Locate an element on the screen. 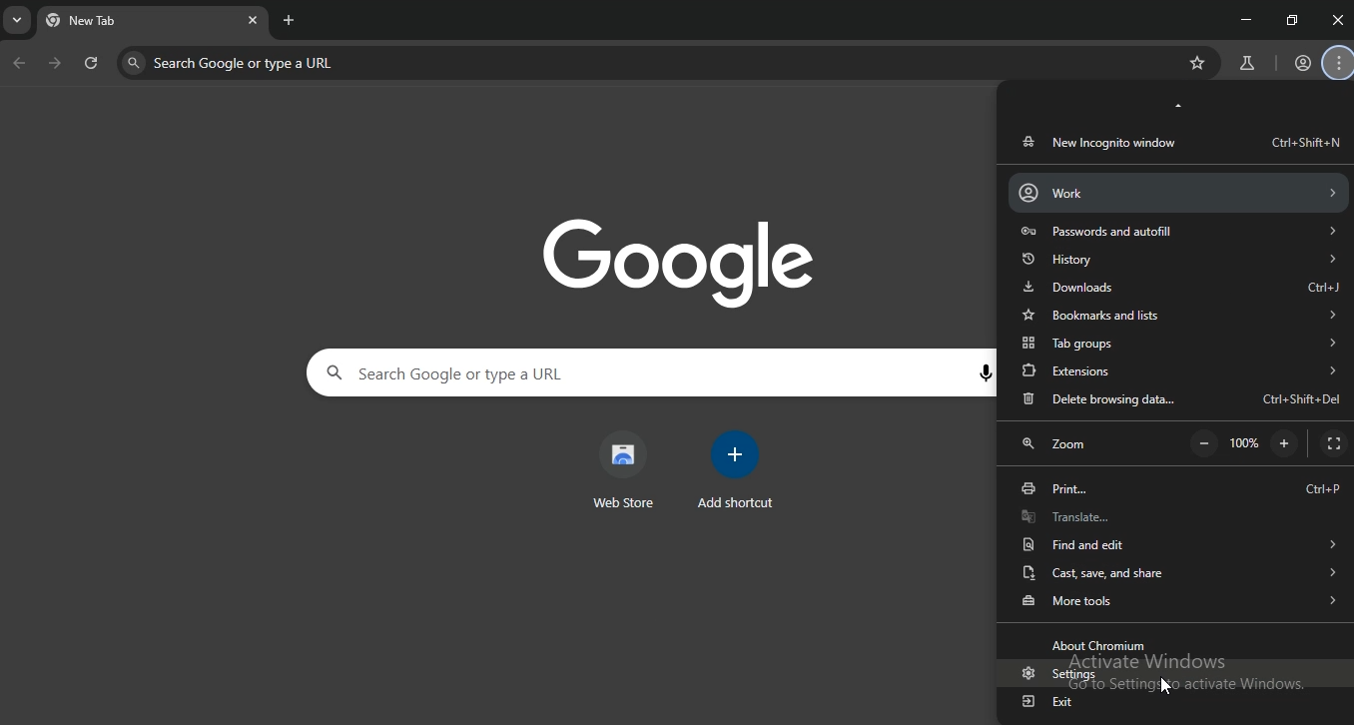 The width and height of the screenshot is (1354, 725). text is located at coordinates (1102, 645).